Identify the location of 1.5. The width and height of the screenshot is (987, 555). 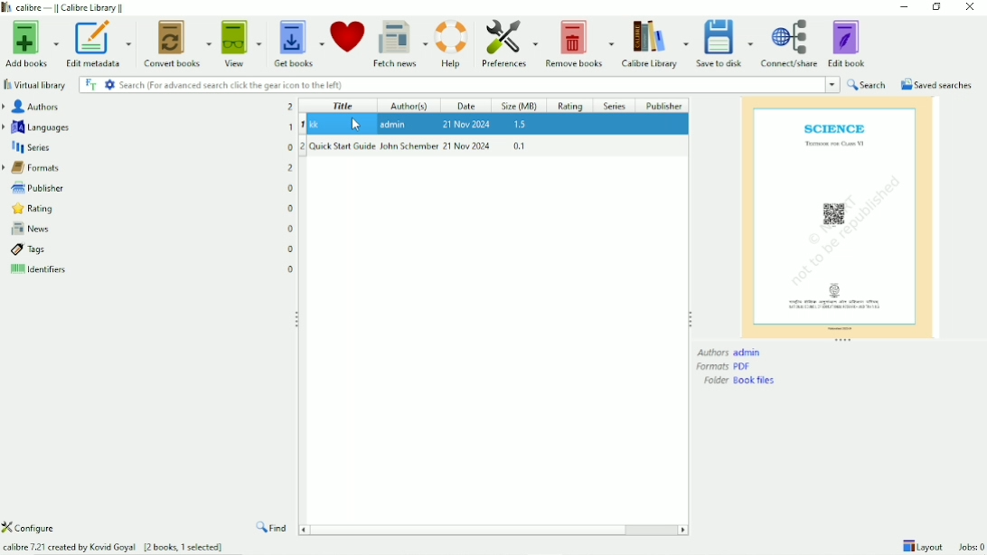
(521, 125).